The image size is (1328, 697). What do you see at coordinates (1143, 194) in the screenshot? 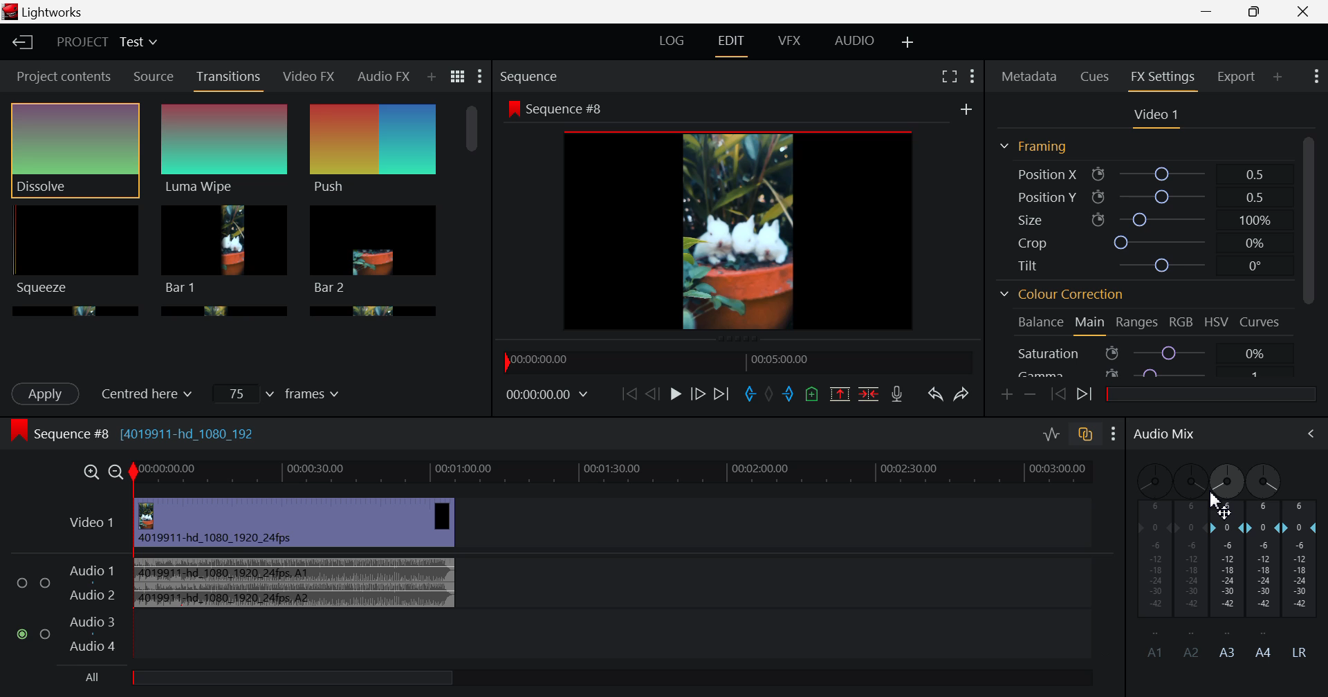
I see `Position Y` at bounding box center [1143, 194].